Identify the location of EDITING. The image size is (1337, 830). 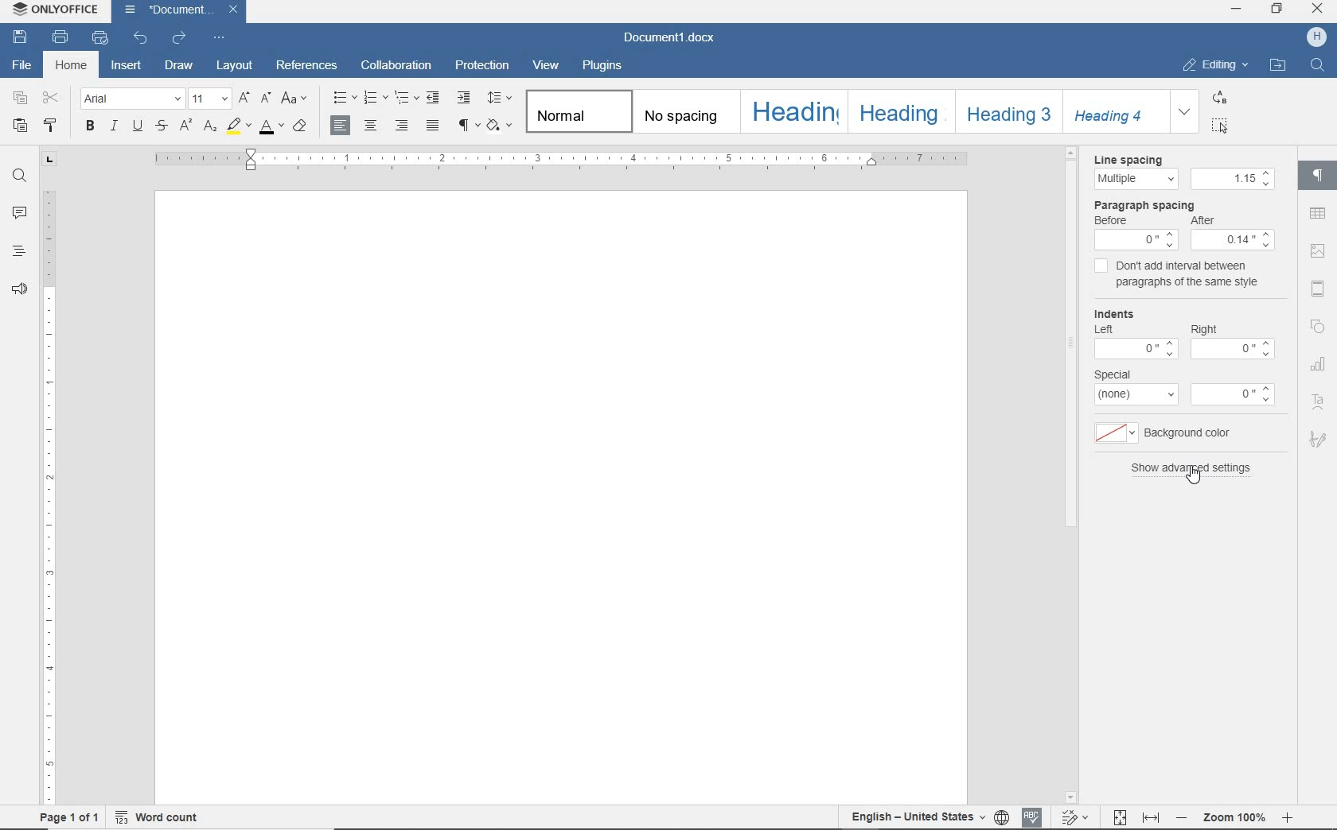
(1212, 64).